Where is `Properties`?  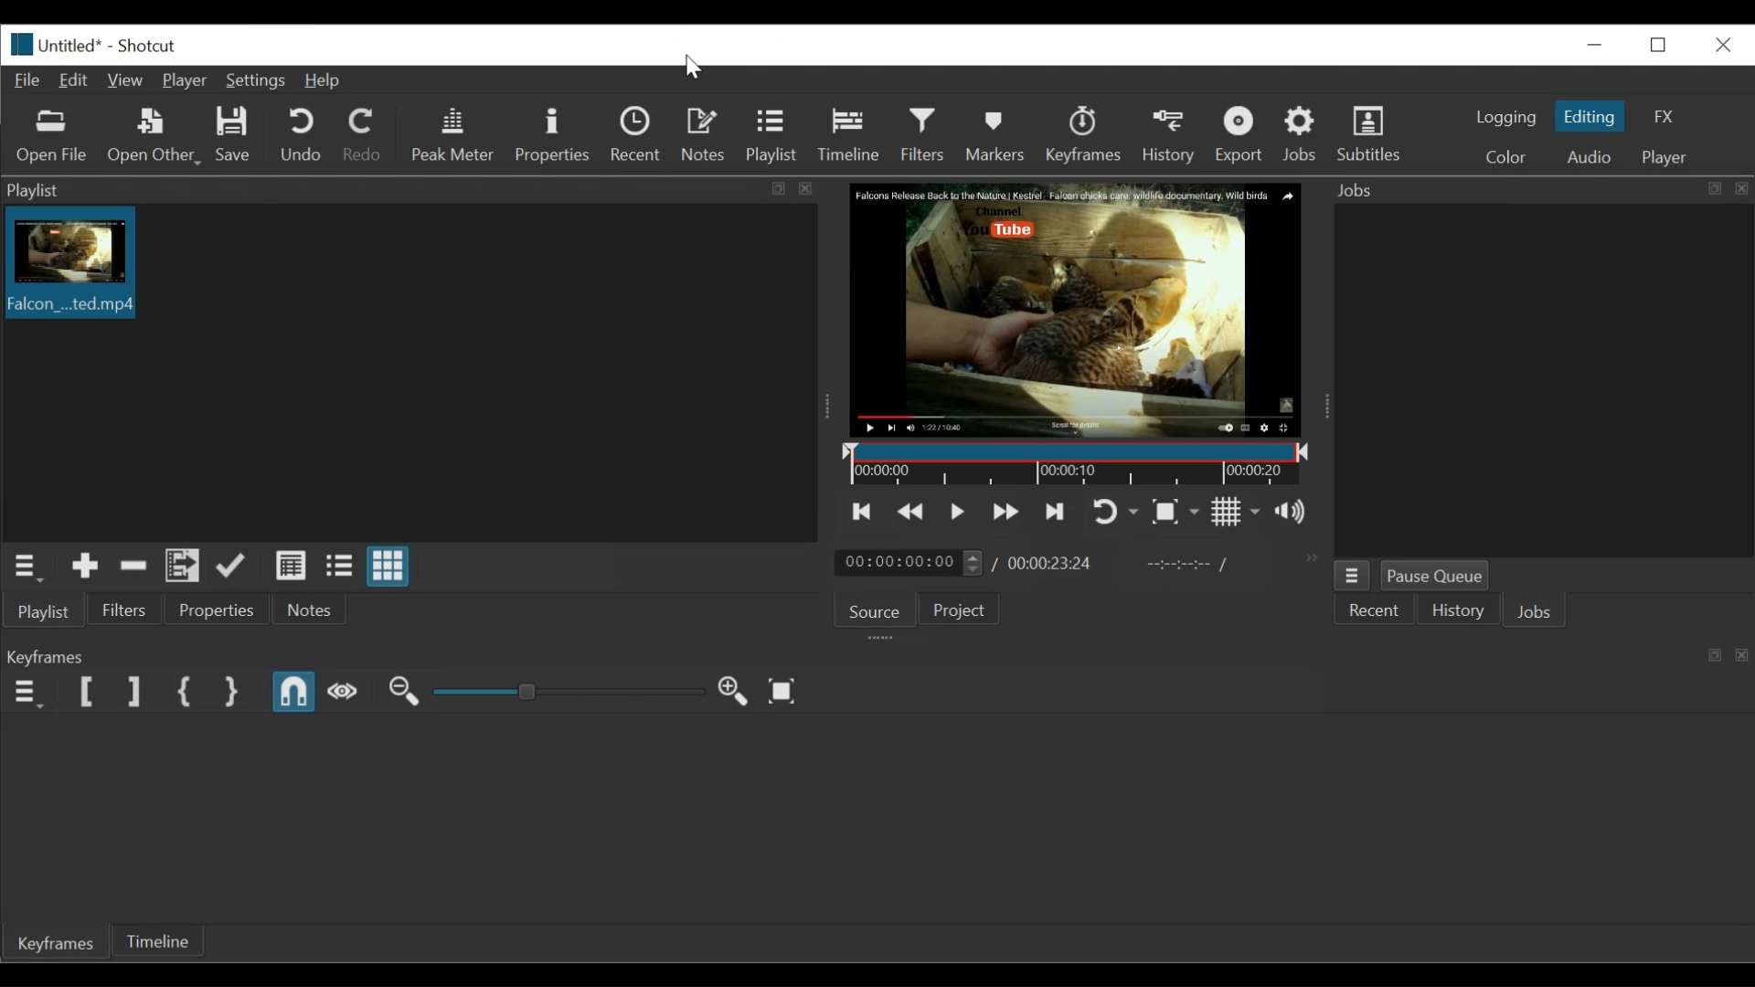
Properties is located at coordinates (552, 135).